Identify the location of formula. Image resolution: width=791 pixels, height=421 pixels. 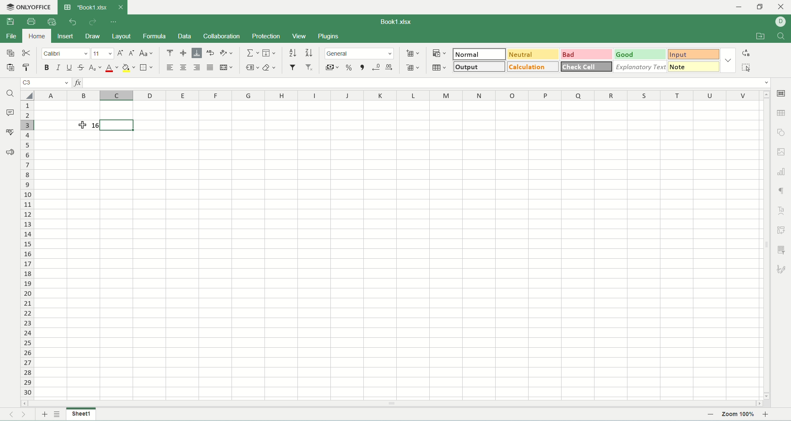
(153, 36).